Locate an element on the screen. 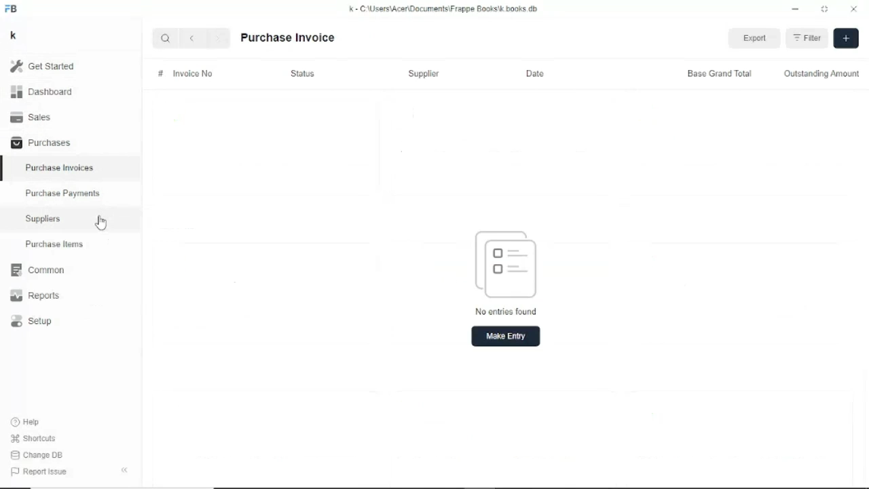 This screenshot has width=869, height=489. Setup is located at coordinates (31, 321).